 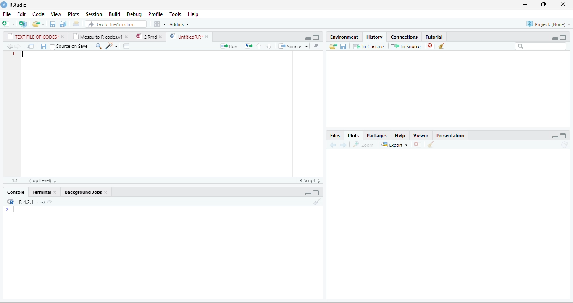 I want to click on Profile, so click(x=156, y=15).